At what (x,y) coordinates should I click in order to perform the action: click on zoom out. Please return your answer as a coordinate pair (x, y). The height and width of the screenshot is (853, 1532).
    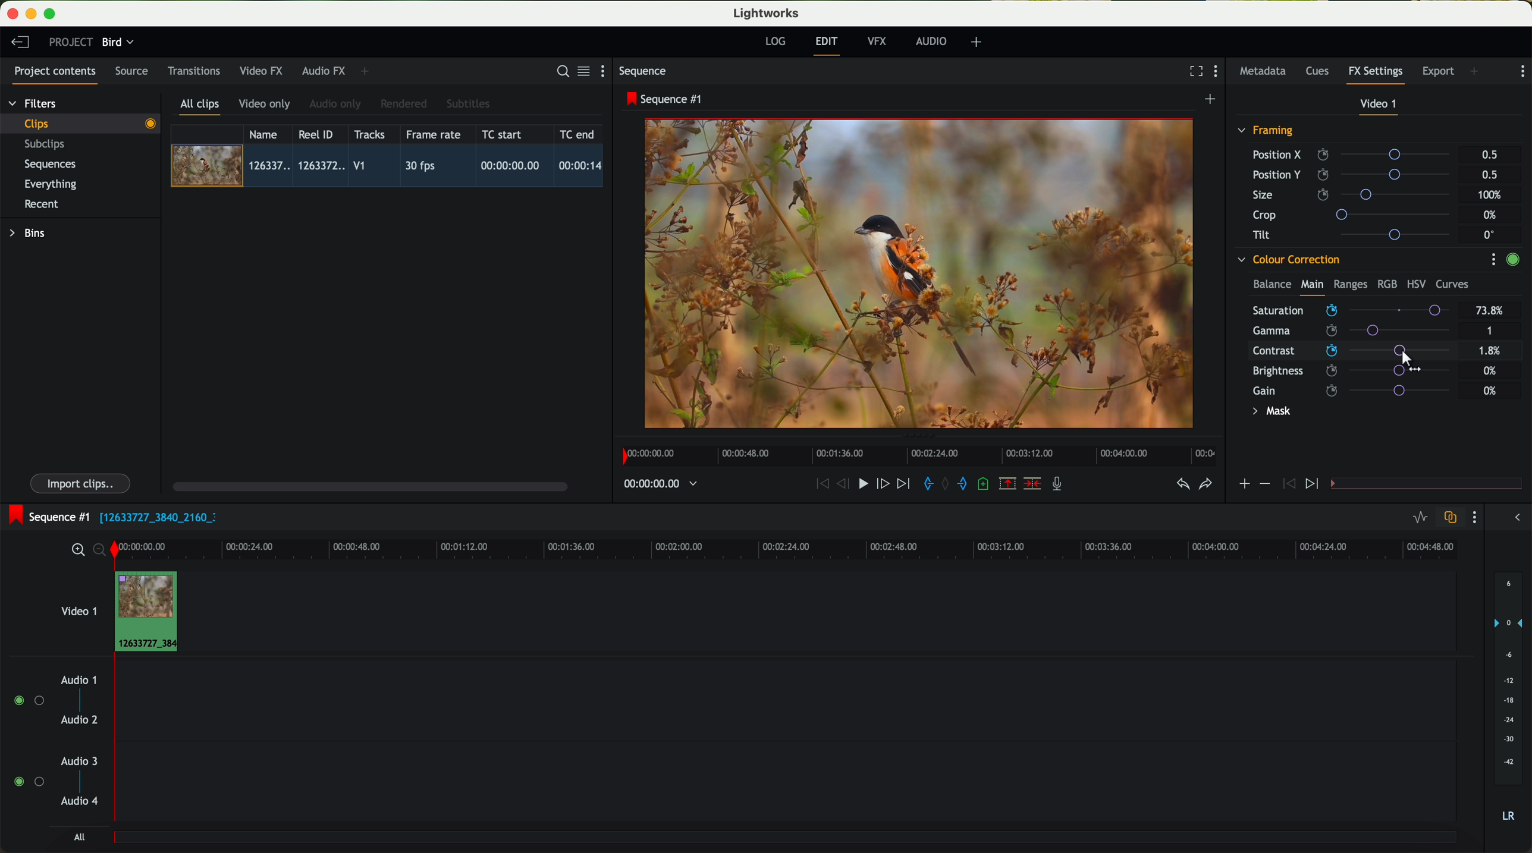
    Looking at the image, I should click on (101, 552).